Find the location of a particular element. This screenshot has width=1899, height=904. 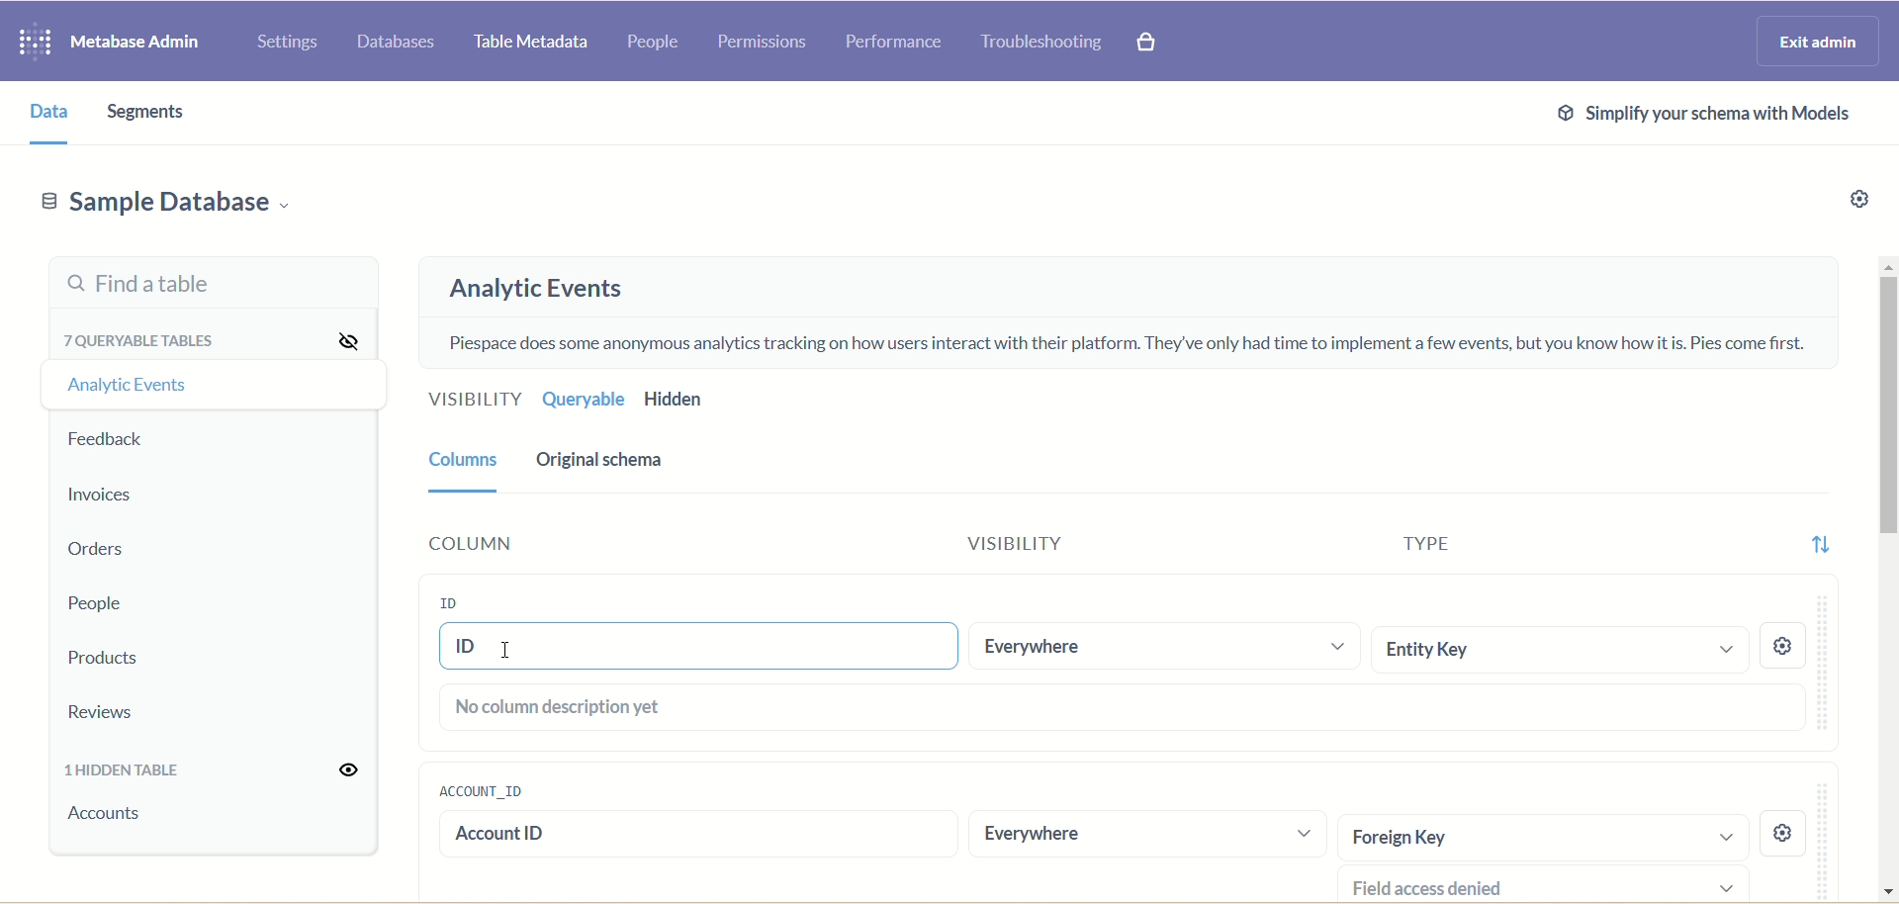

Reviews is located at coordinates (129, 708).